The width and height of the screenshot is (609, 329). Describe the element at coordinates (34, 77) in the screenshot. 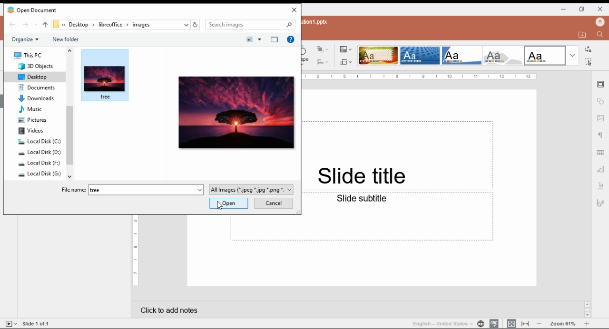

I see `desktop` at that location.